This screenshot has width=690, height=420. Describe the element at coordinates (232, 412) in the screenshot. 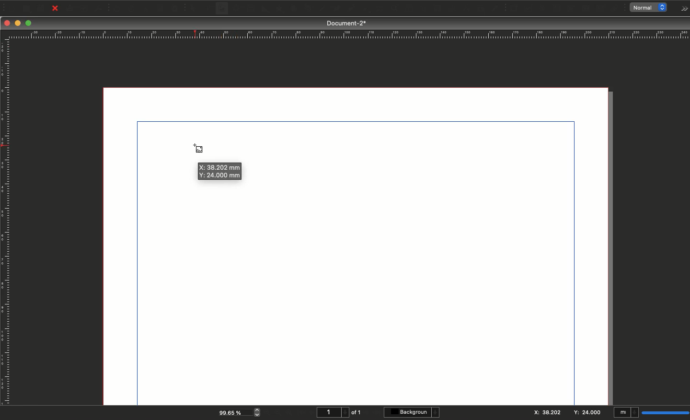

I see `99.65 %` at that location.